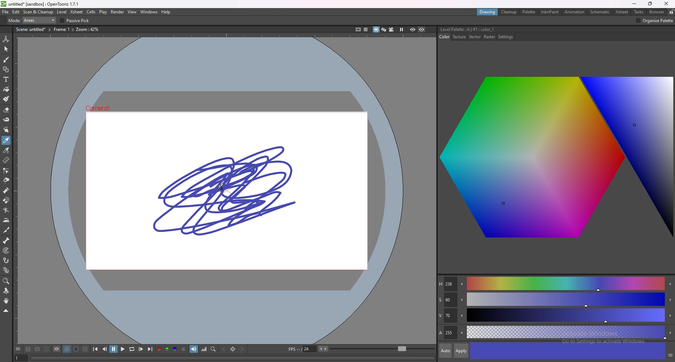 Image resolution: width=675 pixels, height=362 pixels. What do you see at coordinates (149, 12) in the screenshot?
I see `windows` at bounding box center [149, 12].